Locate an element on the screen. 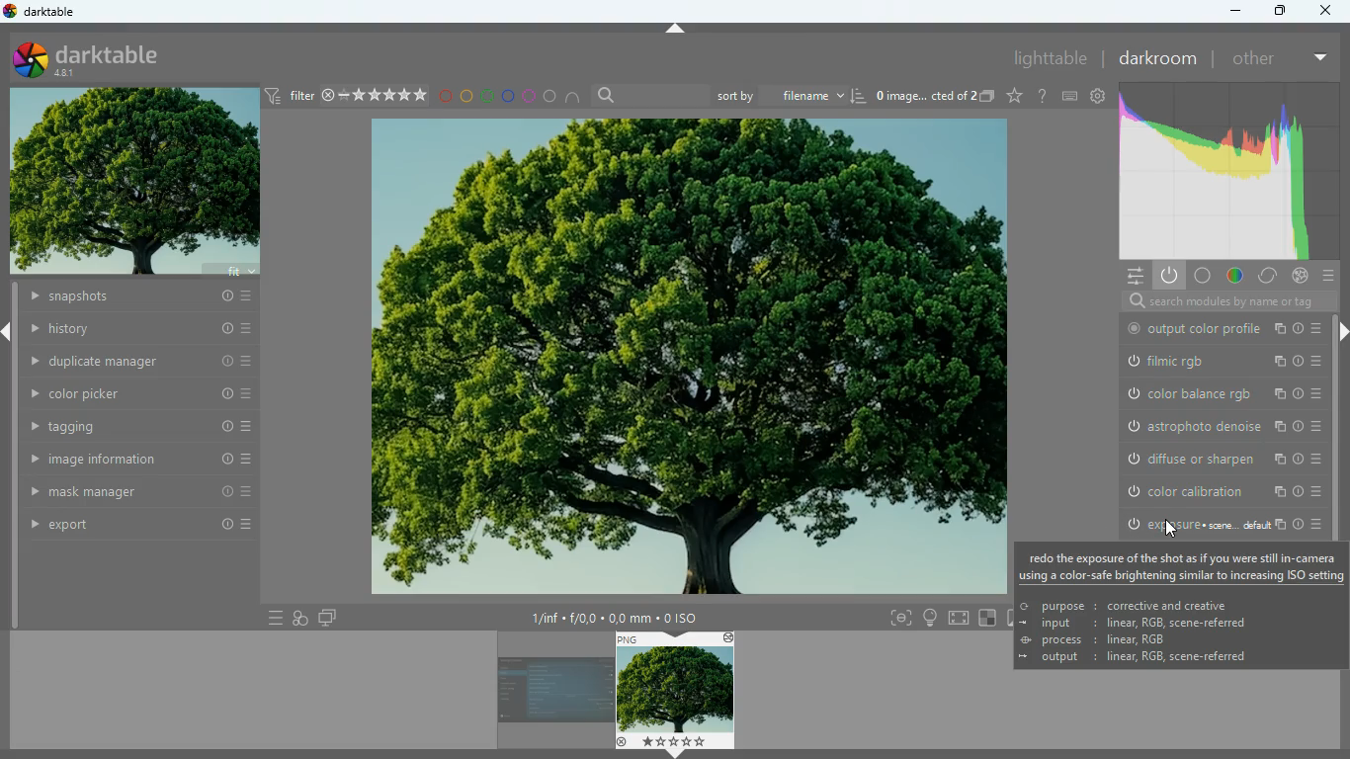  menu is located at coordinates (1328, 275).